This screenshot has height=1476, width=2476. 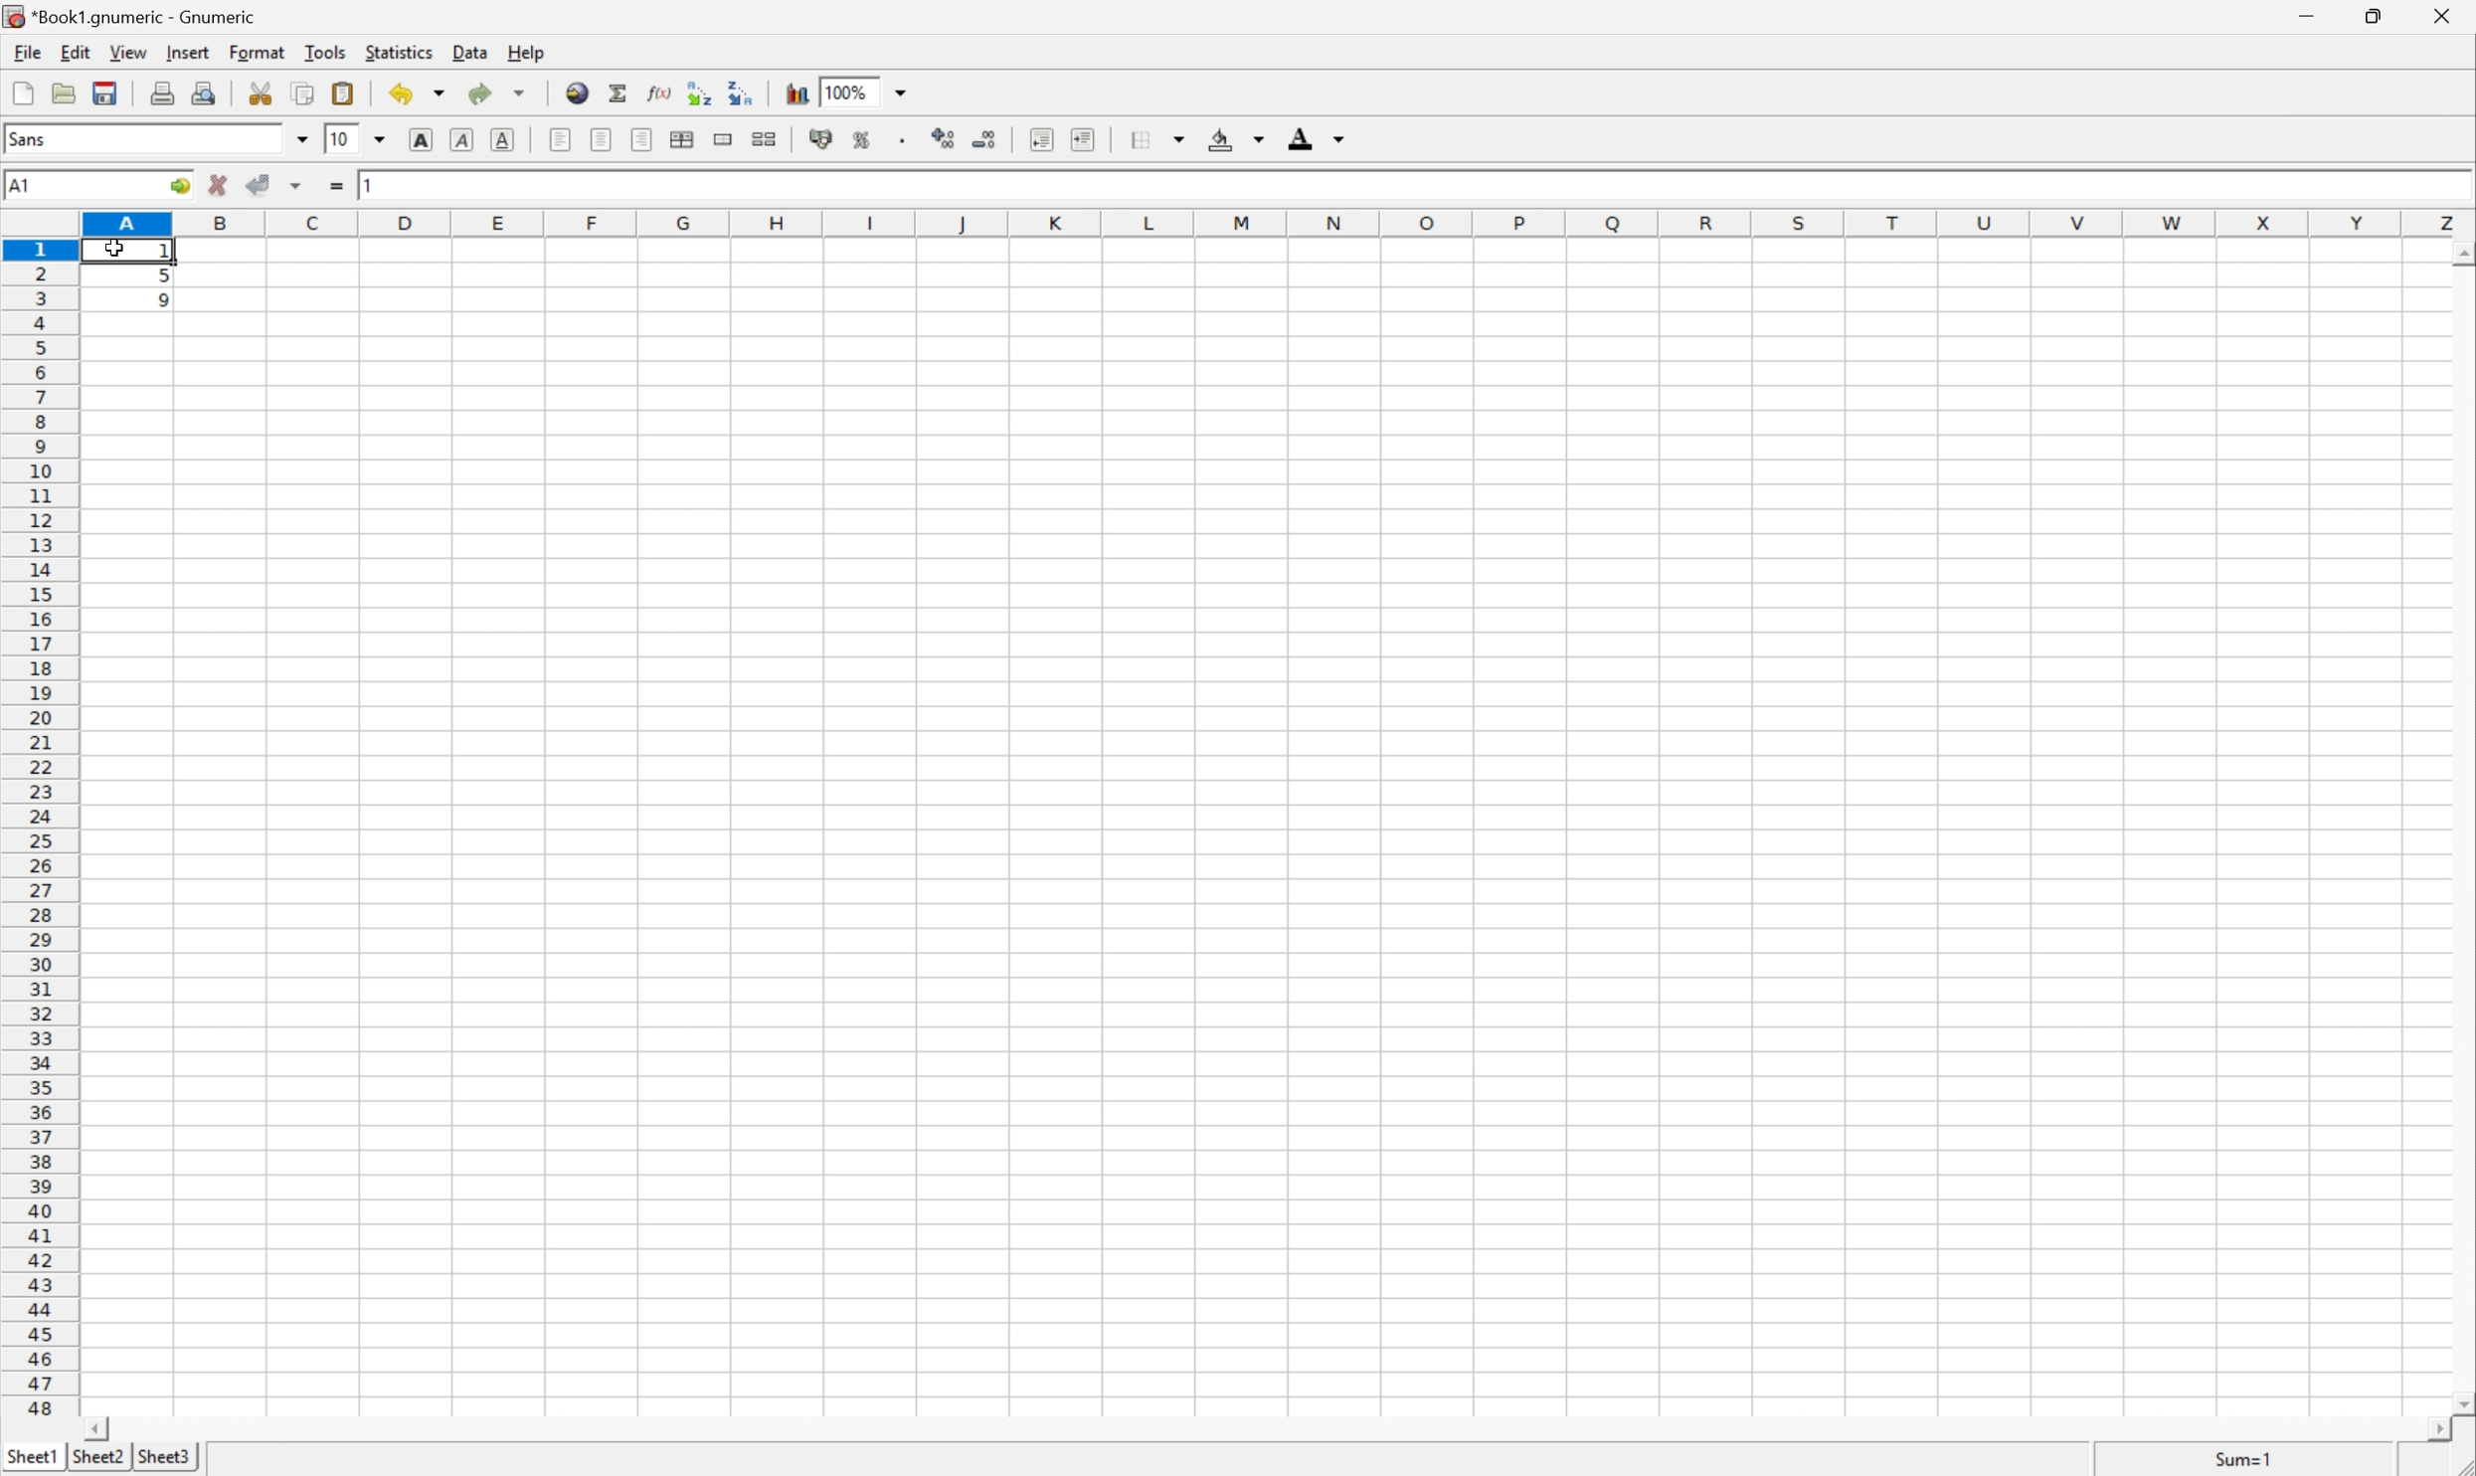 What do you see at coordinates (1314, 135) in the screenshot?
I see `foreground` at bounding box center [1314, 135].